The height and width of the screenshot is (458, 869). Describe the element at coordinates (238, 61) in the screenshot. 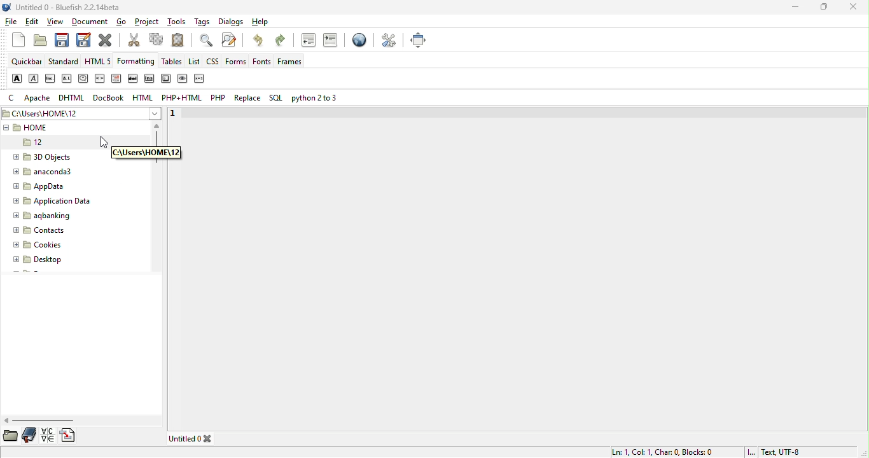

I see `forms` at that location.